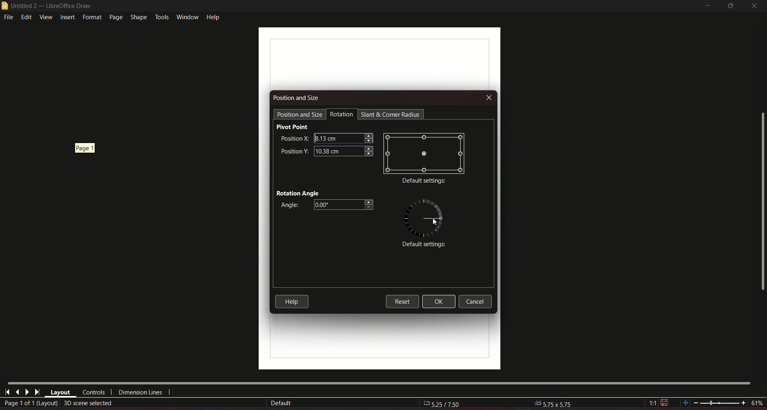 This screenshot has width=767, height=410. I want to click on Rotation Angle, so click(298, 192).